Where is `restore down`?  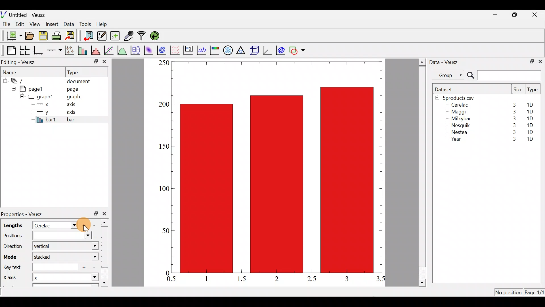 restore down is located at coordinates (515, 15).